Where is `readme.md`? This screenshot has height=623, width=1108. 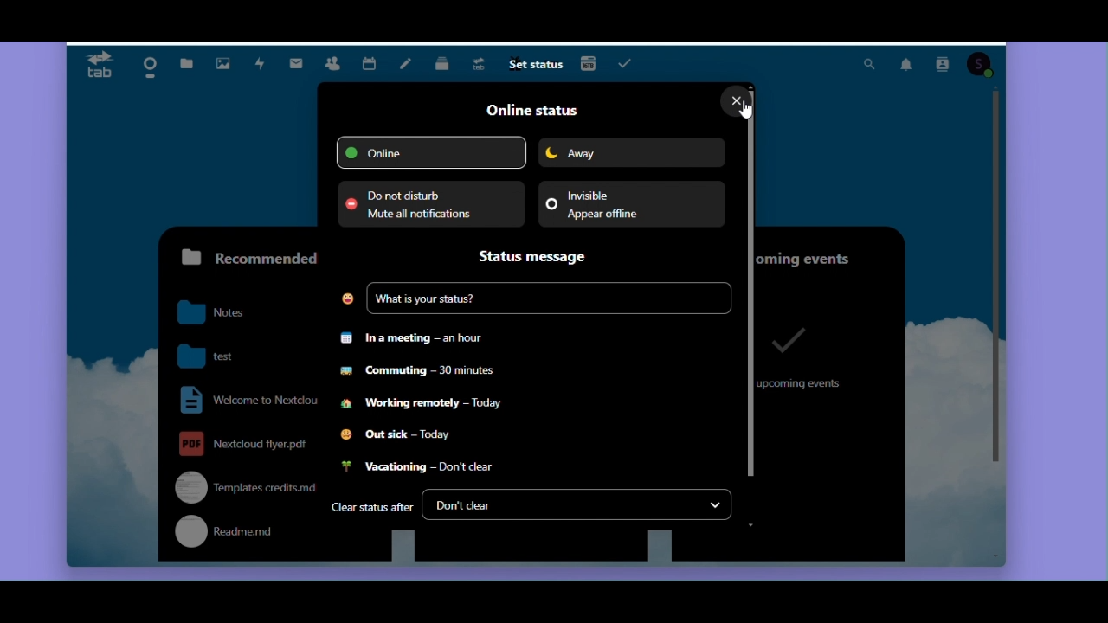
readme.md is located at coordinates (242, 534).